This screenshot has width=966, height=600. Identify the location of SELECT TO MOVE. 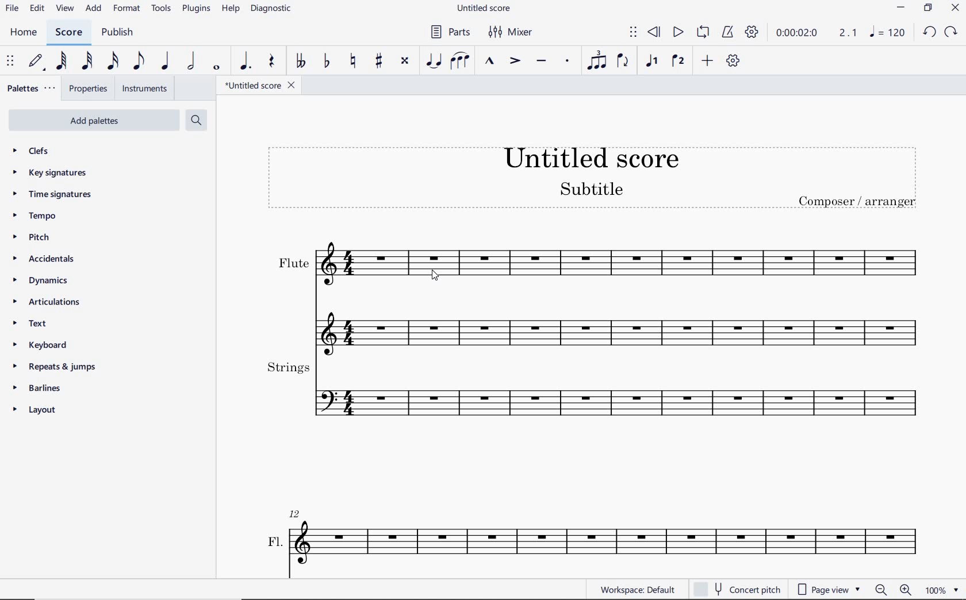
(633, 33).